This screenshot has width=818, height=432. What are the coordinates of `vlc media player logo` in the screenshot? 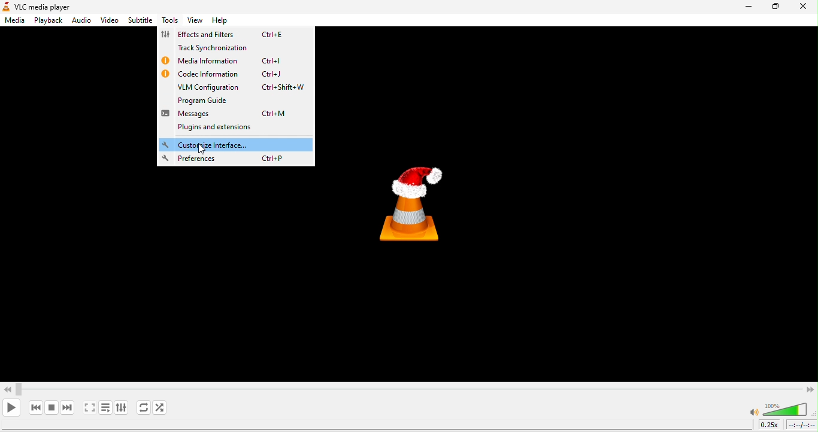 It's located at (428, 200).